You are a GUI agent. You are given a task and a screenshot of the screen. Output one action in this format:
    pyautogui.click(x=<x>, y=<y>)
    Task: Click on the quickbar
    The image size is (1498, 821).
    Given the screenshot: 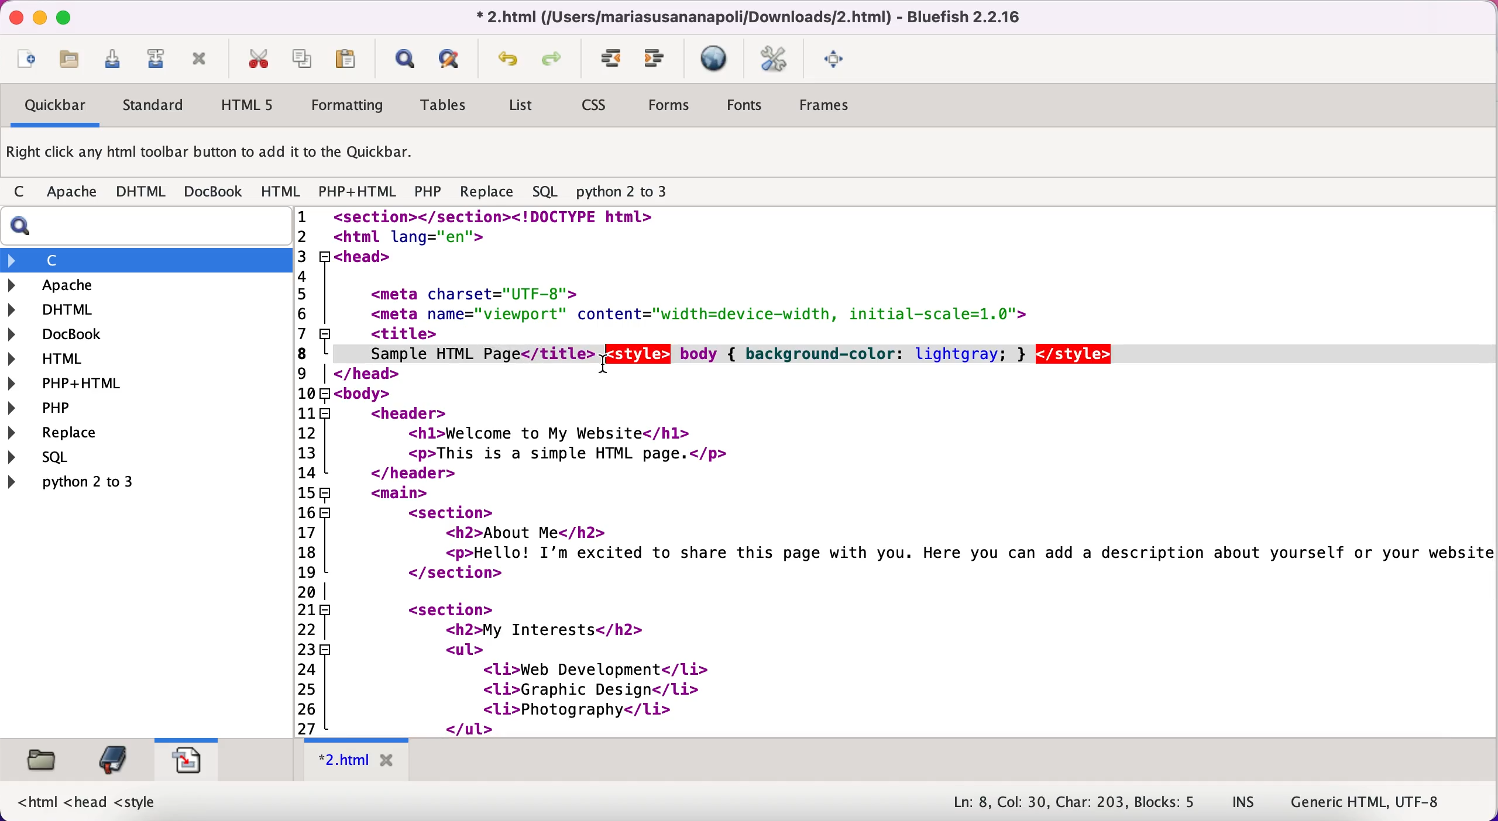 What is the action you would take?
    pyautogui.click(x=53, y=107)
    